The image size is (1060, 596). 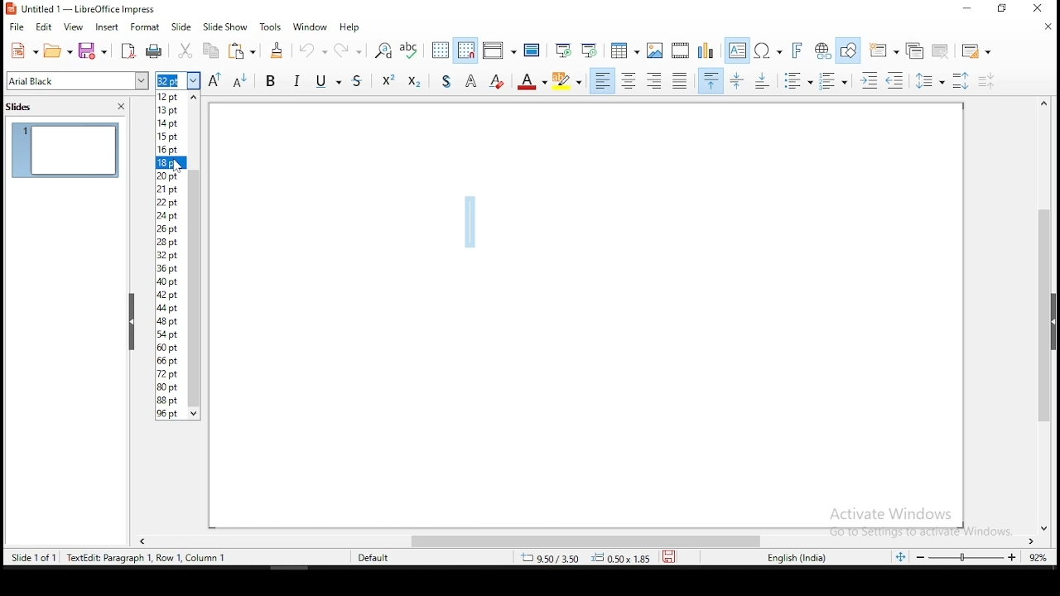 I want to click on master slide, so click(x=532, y=49).